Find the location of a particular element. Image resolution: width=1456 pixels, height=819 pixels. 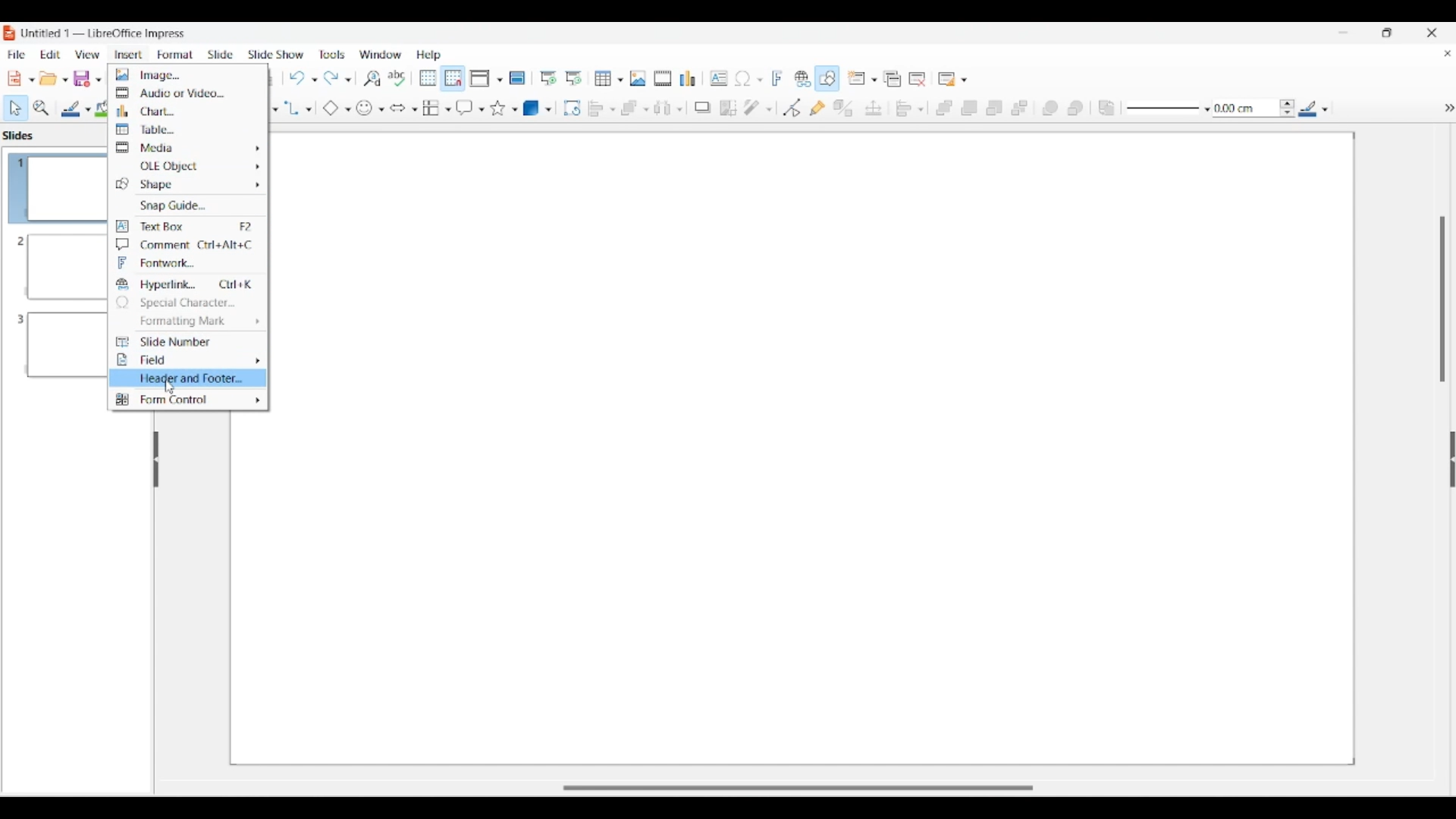

Image is located at coordinates (187, 74).